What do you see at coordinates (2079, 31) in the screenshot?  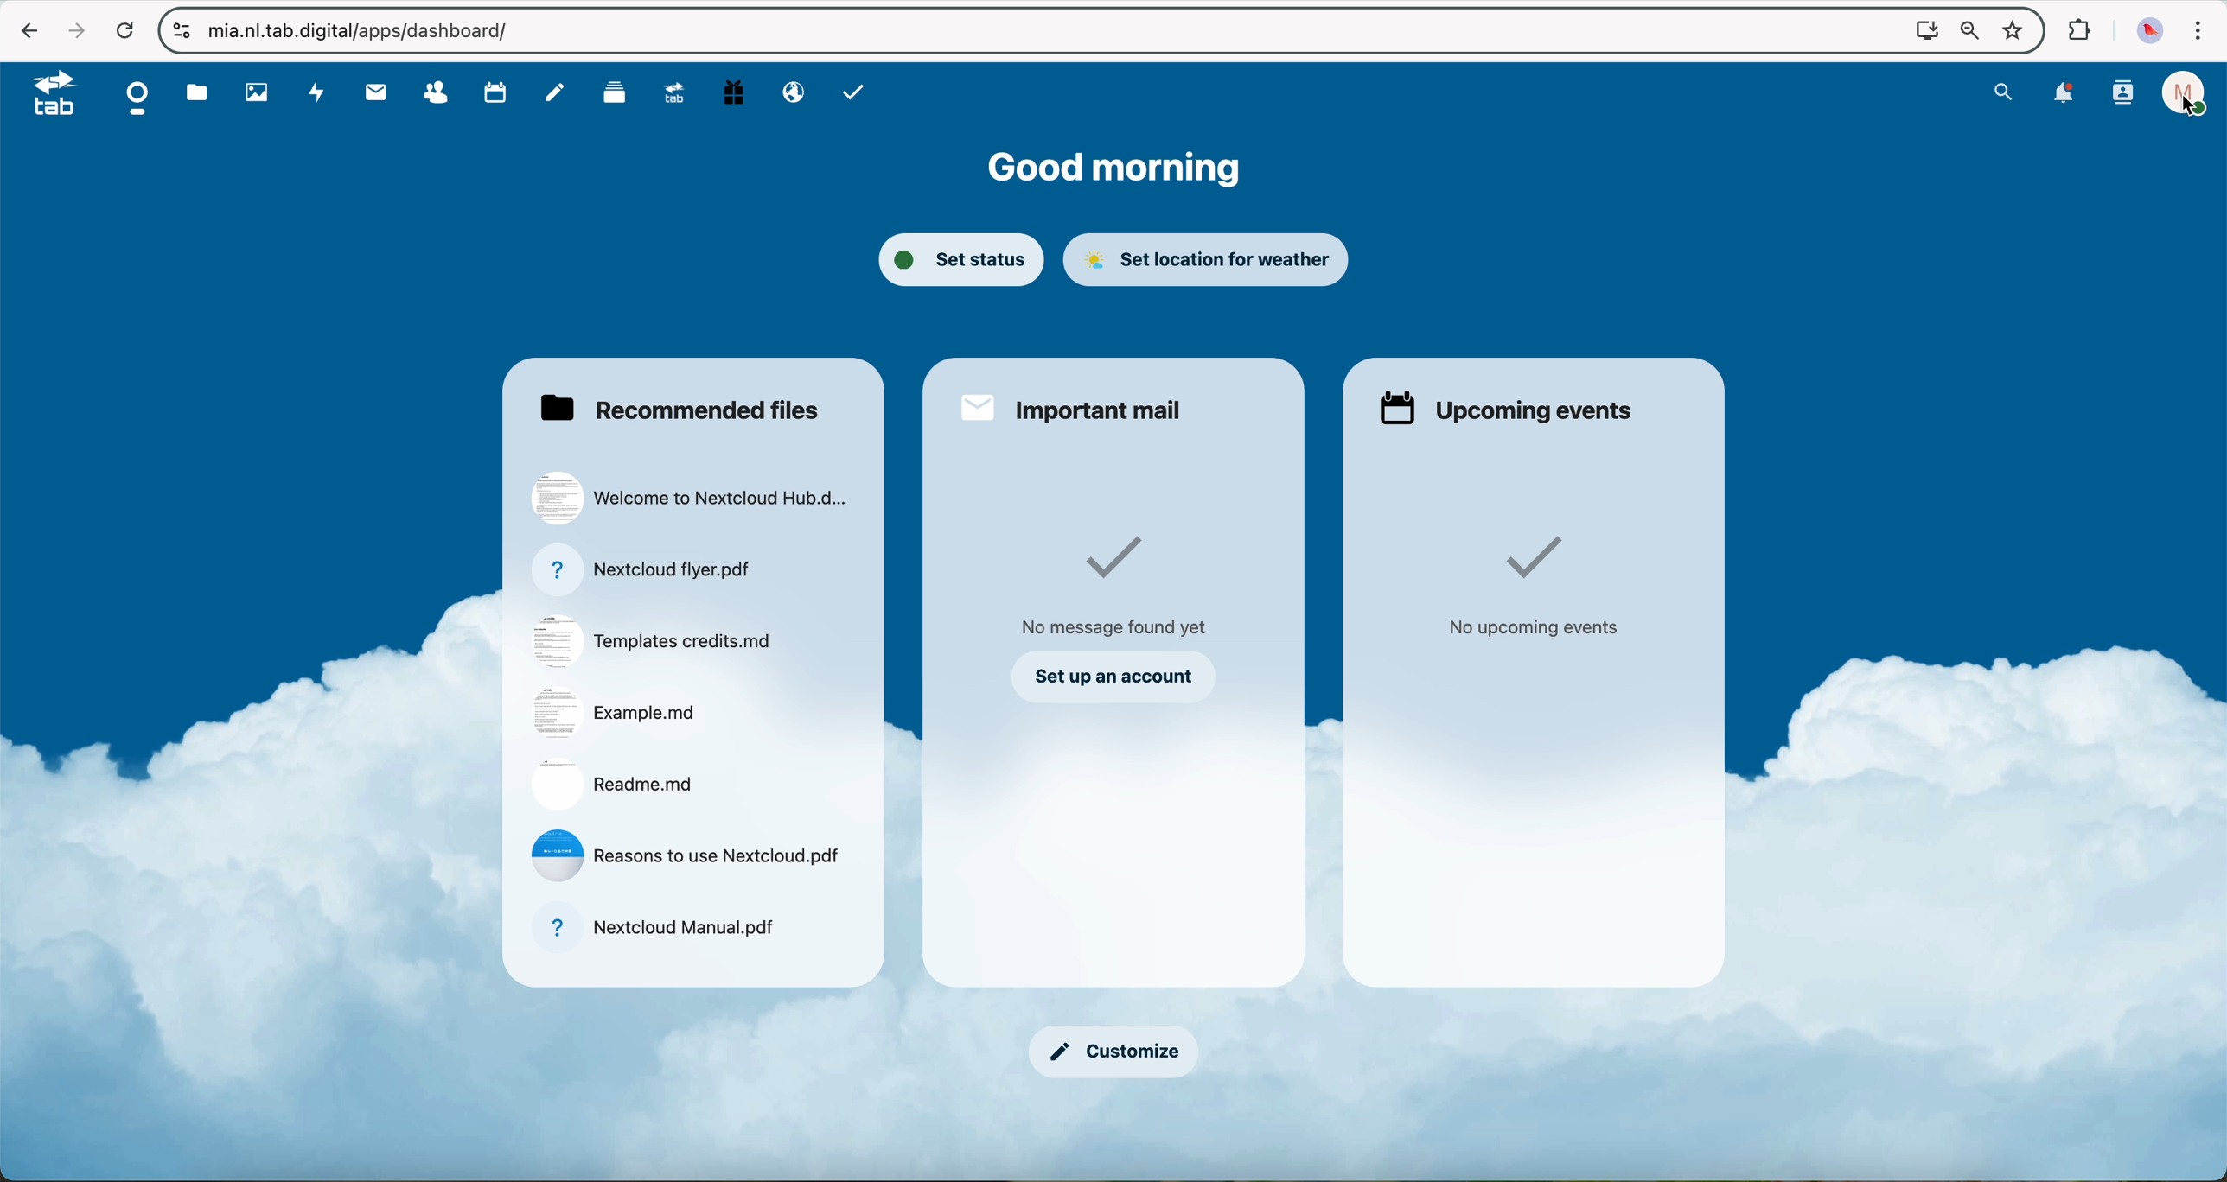 I see `extensions` at bounding box center [2079, 31].